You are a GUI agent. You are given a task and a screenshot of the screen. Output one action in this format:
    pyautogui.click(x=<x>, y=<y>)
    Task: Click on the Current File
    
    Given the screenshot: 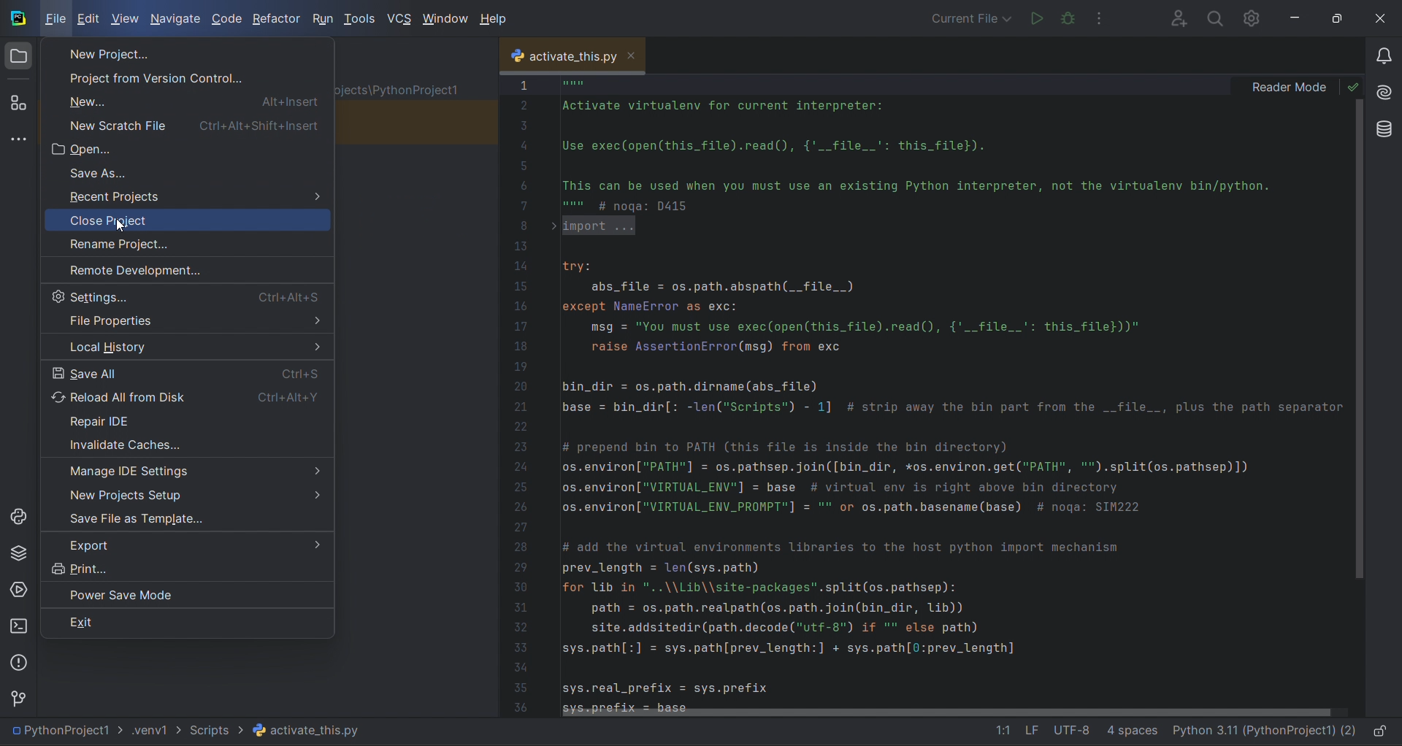 What is the action you would take?
    pyautogui.click(x=972, y=20)
    